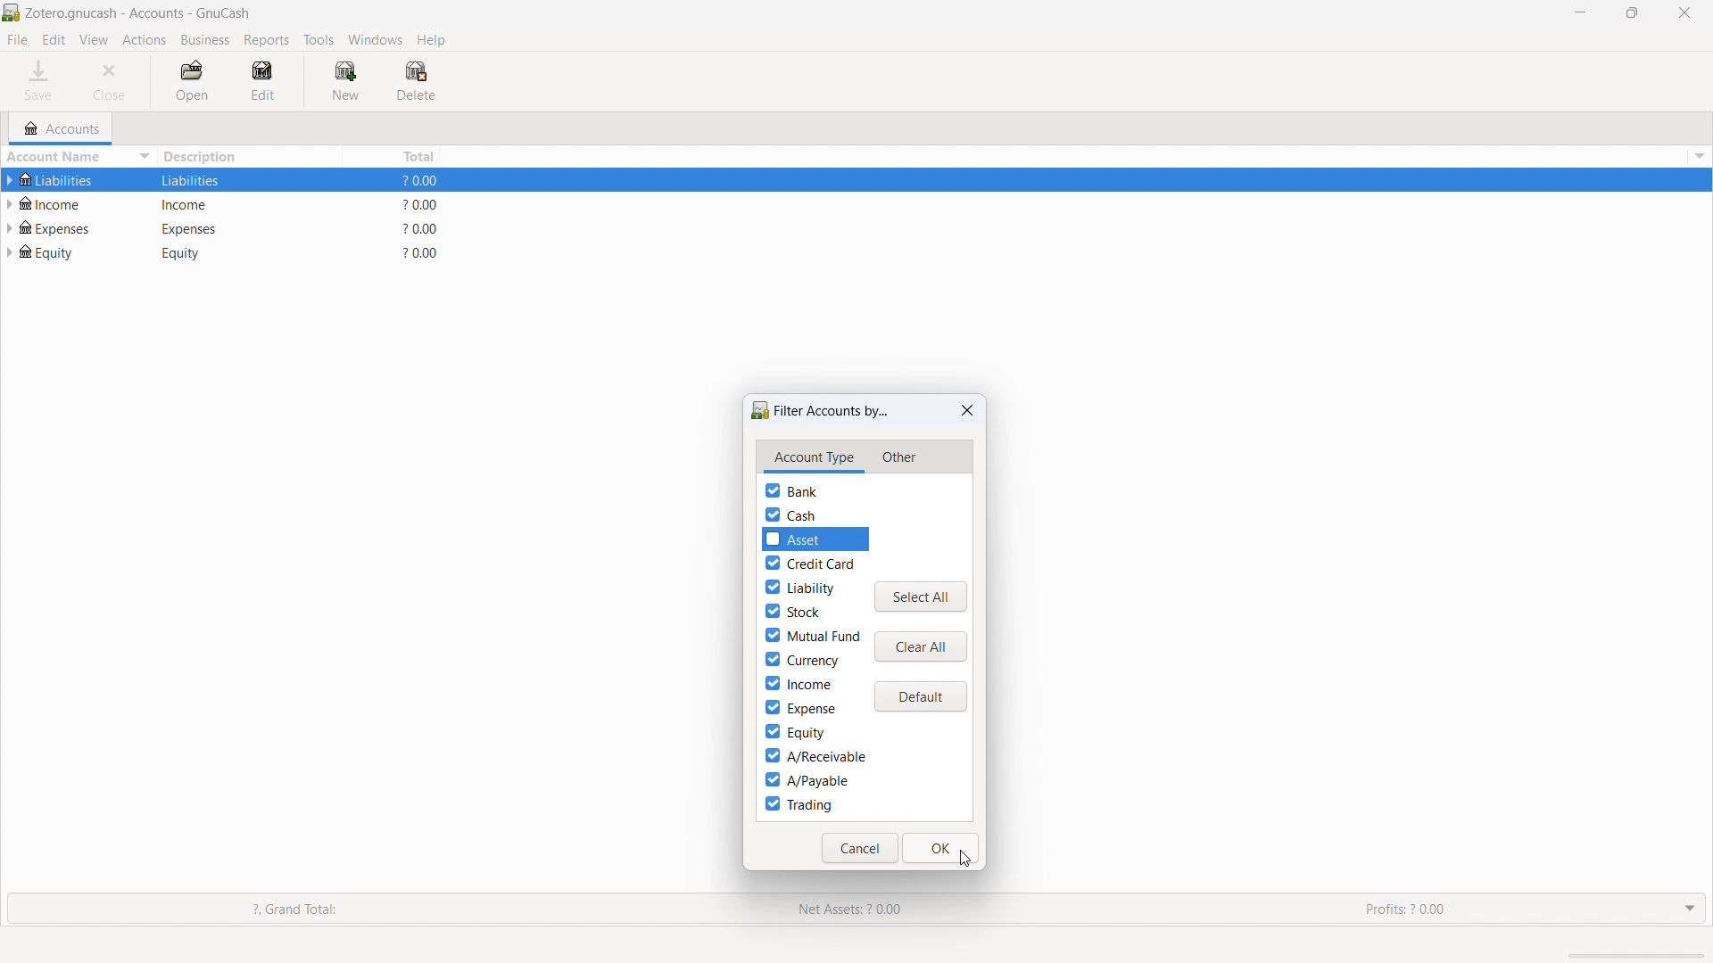  What do you see at coordinates (1685, 12) in the screenshot?
I see `close` at bounding box center [1685, 12].